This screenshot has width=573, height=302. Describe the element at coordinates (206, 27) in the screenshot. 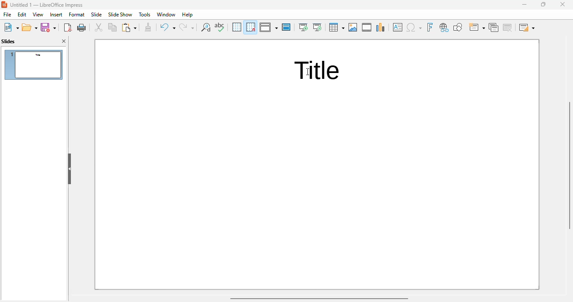

I see `find and replace` at that location.